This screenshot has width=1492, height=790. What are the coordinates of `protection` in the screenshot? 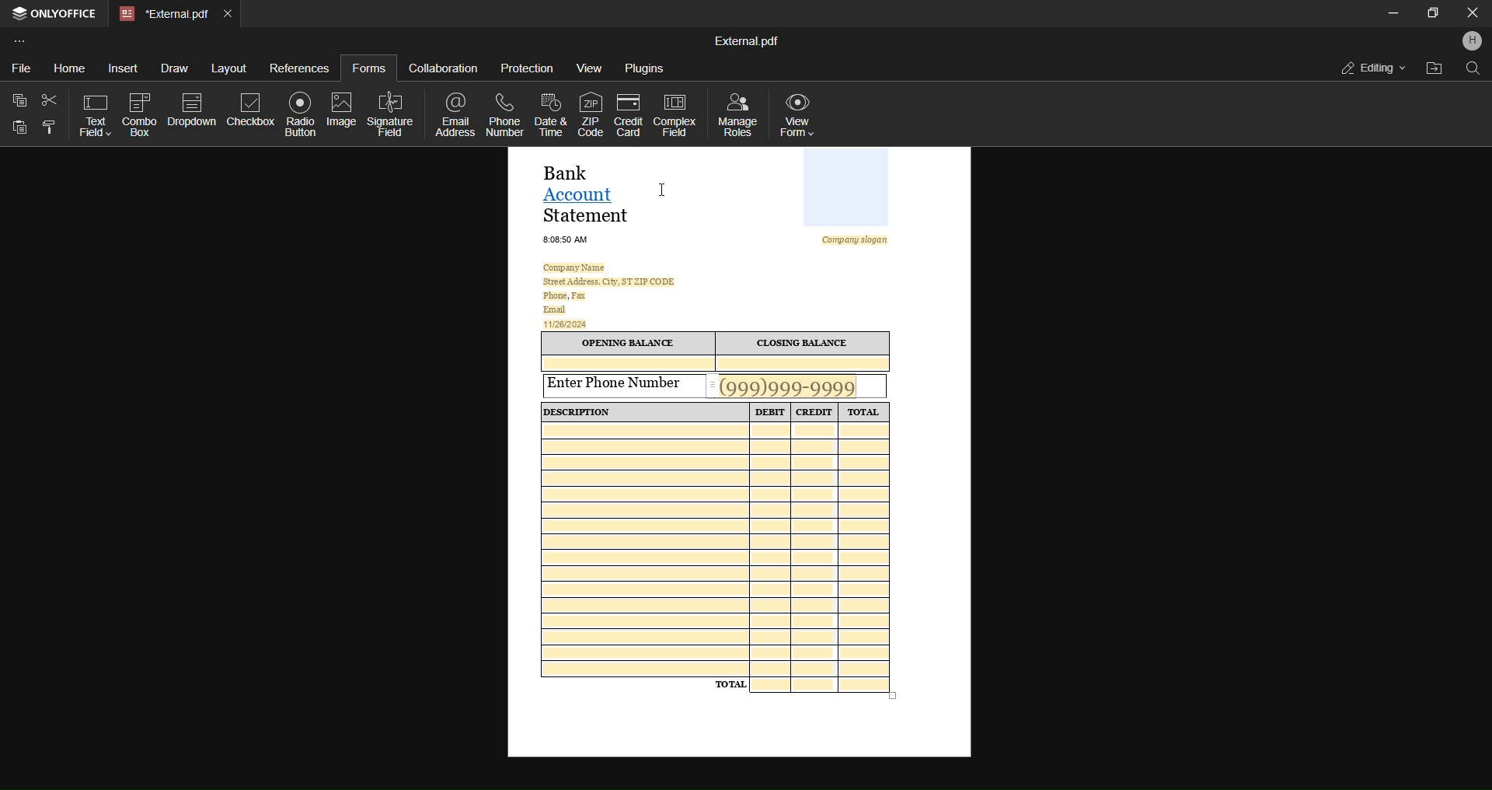 It's located at (525, 70).